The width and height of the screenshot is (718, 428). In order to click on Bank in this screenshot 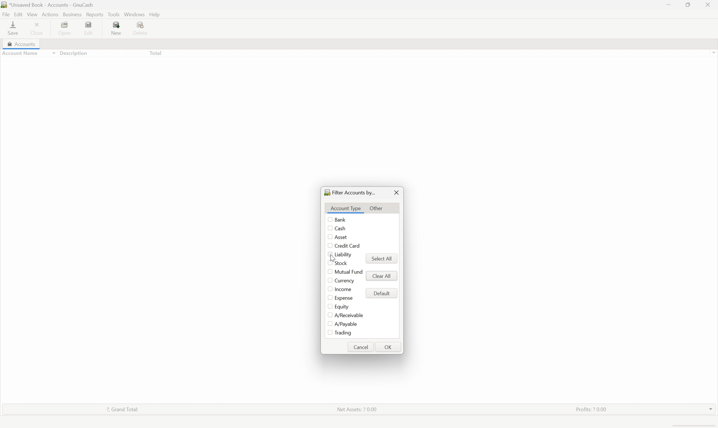, I will do `click(341, 219)`.